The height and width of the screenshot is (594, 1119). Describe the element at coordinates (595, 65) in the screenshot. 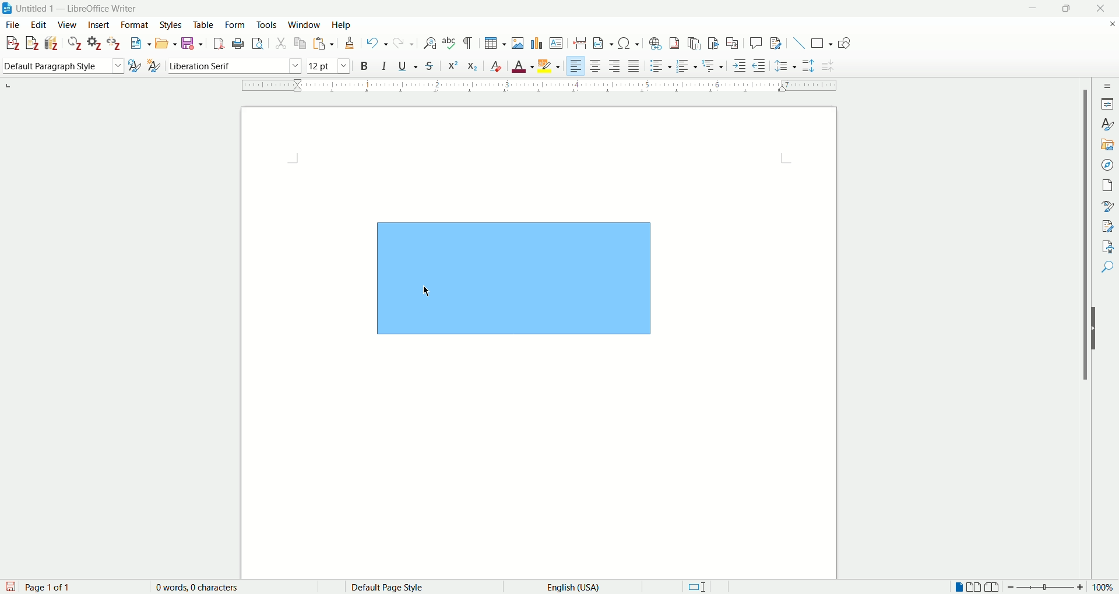

I see `align center` at that location.